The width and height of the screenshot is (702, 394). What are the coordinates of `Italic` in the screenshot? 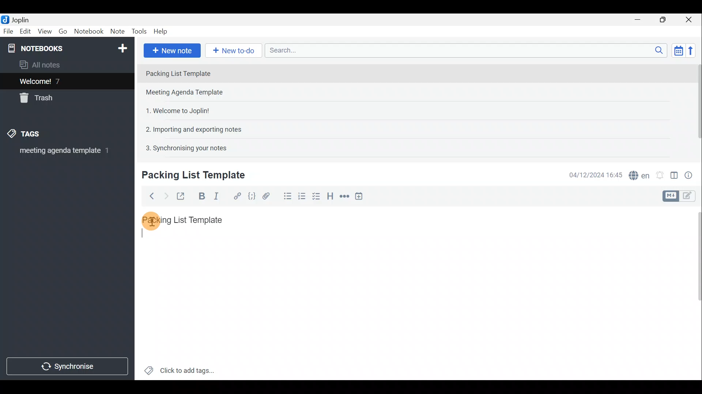 It's located at (219, 196).